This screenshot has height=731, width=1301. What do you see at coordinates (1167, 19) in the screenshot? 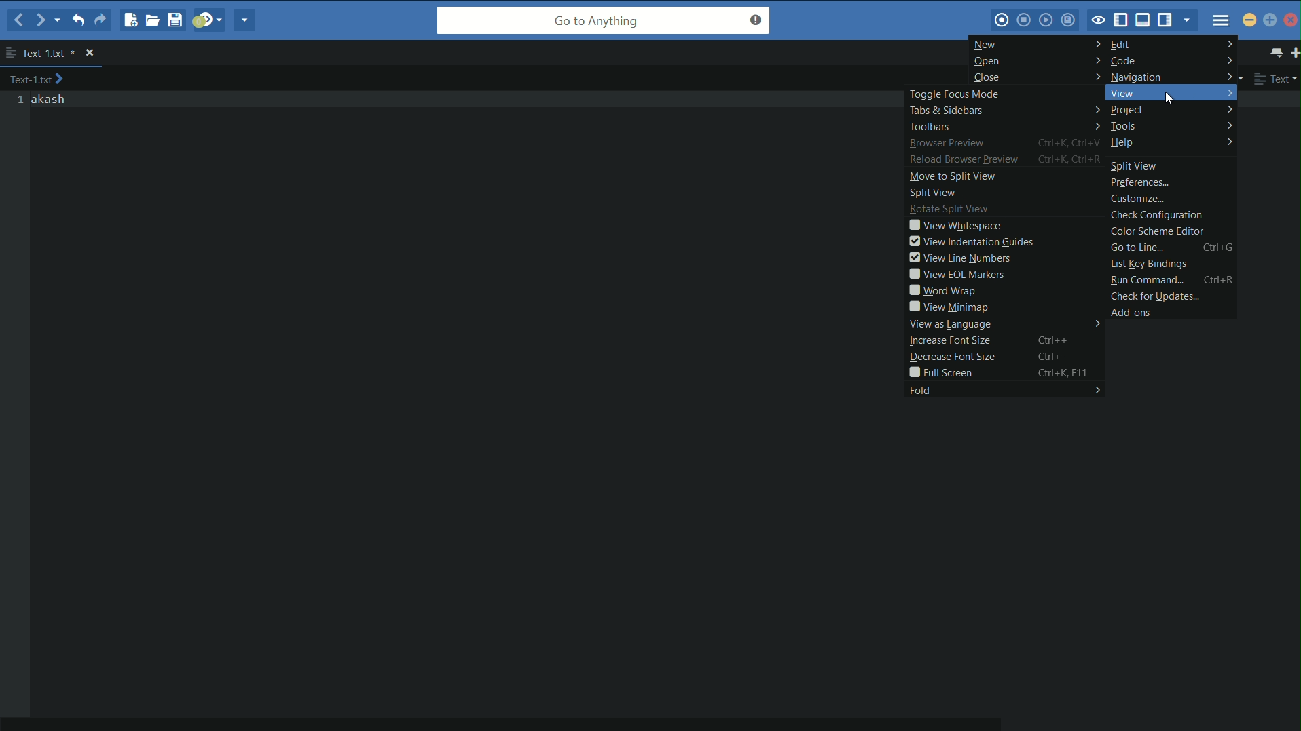
I see `show/hide right panel` at bounding box center [1167, 19].